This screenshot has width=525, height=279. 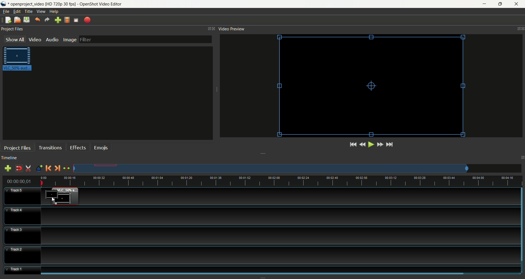 I want to click on video, so click(x=370, y=88).